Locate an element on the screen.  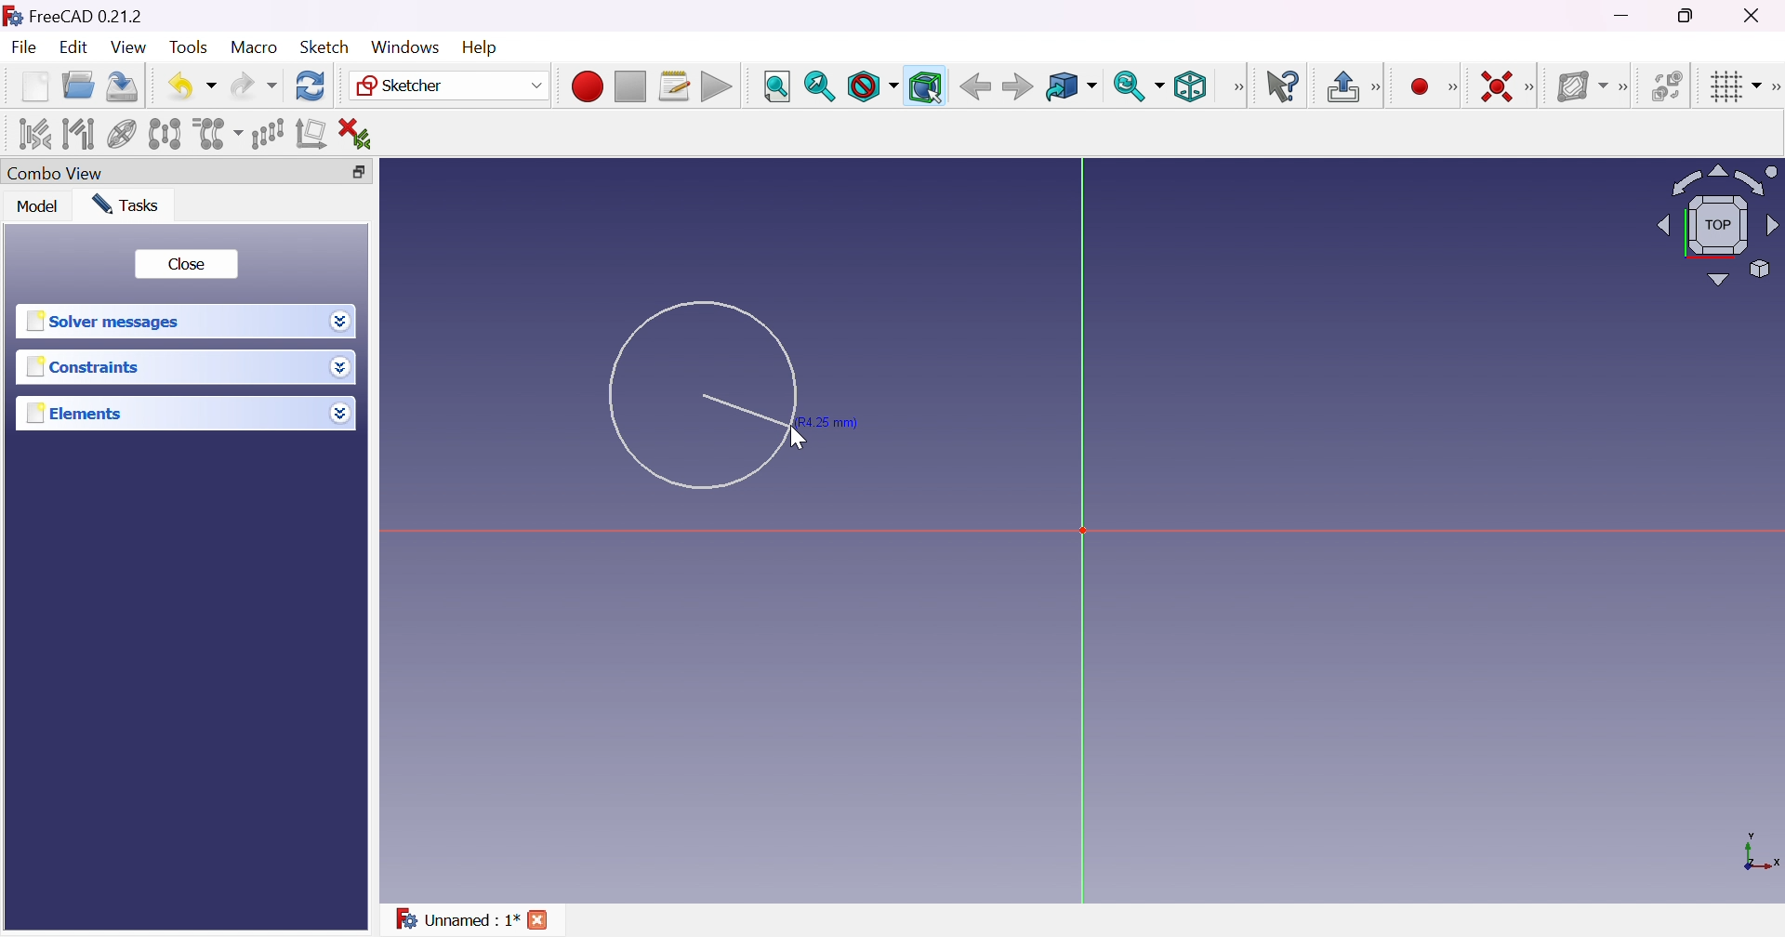
logo is located at coordinates (12, 14).